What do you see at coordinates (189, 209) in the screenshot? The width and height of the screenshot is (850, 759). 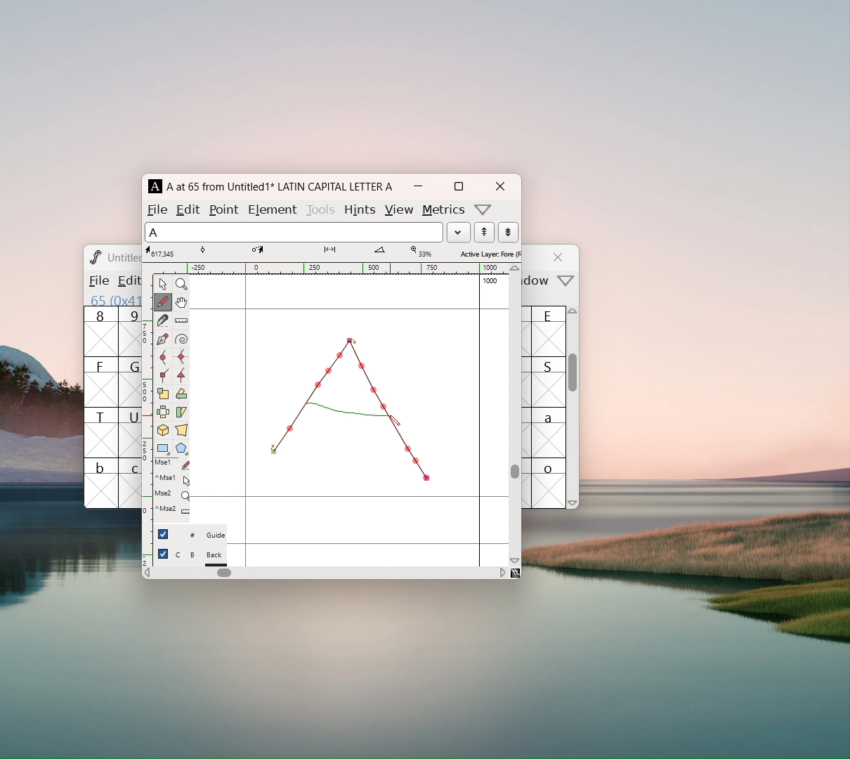 I see `edit` at bounding box center [189, 209].